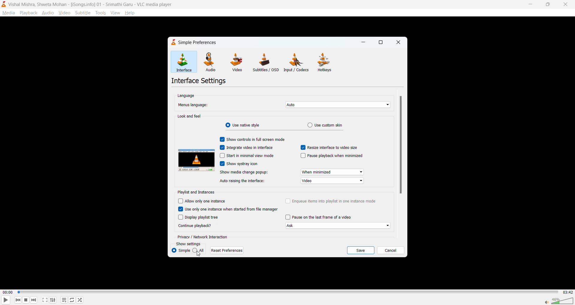 This screenshot has width=575, height=305. What do you see at coordinates (324, 125) in the screenshot?
I see `use custom skin` at bounding box center [324, 125].